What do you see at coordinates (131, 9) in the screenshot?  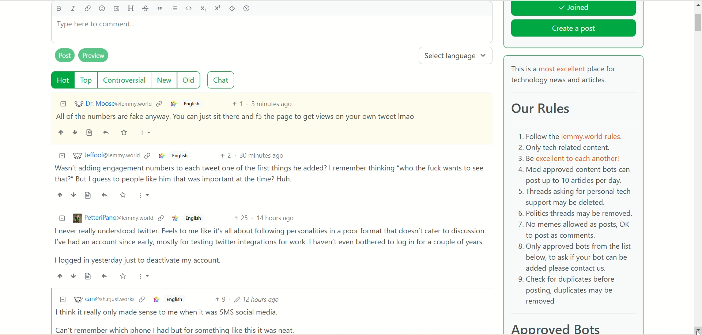 I see `header` at bounding box center [131, 9].